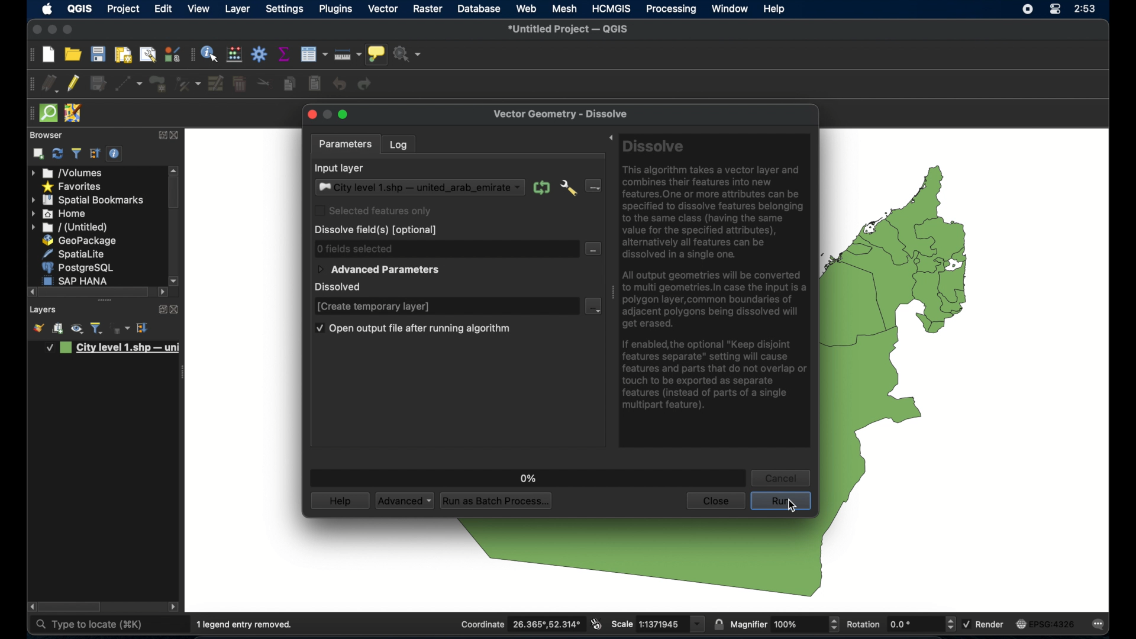  What do you see at coordinates (355, 248) in the screenshot?
I see `0 fields selected` at bounding box center [355, 248].